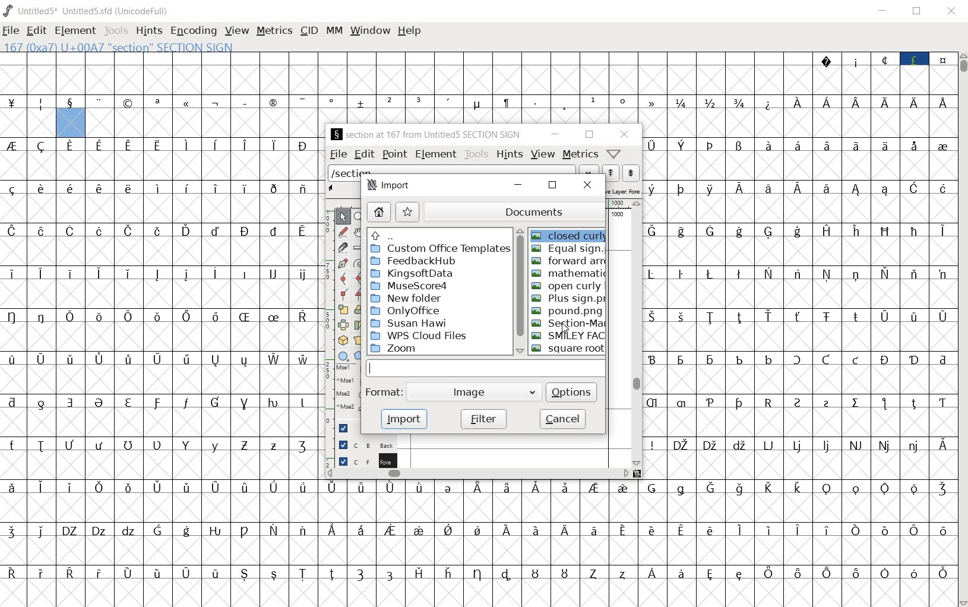 This screenshot has width=968, height=607. What do you see at coordinates (479, 593) in the screenshot?
I see `empty cells` at bounding box center [479, 593].